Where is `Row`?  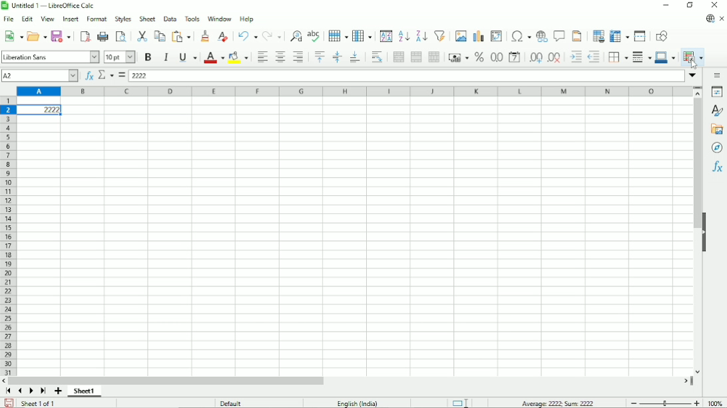
Row is located at coordinates (338, 36).